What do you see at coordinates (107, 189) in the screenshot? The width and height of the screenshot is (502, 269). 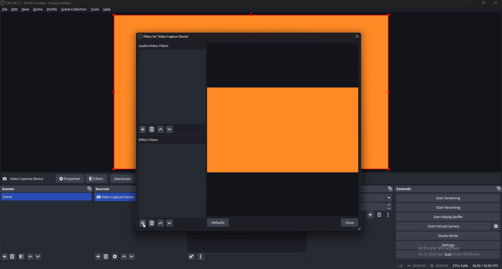 I see `sources` at bounding box center [107, 189].